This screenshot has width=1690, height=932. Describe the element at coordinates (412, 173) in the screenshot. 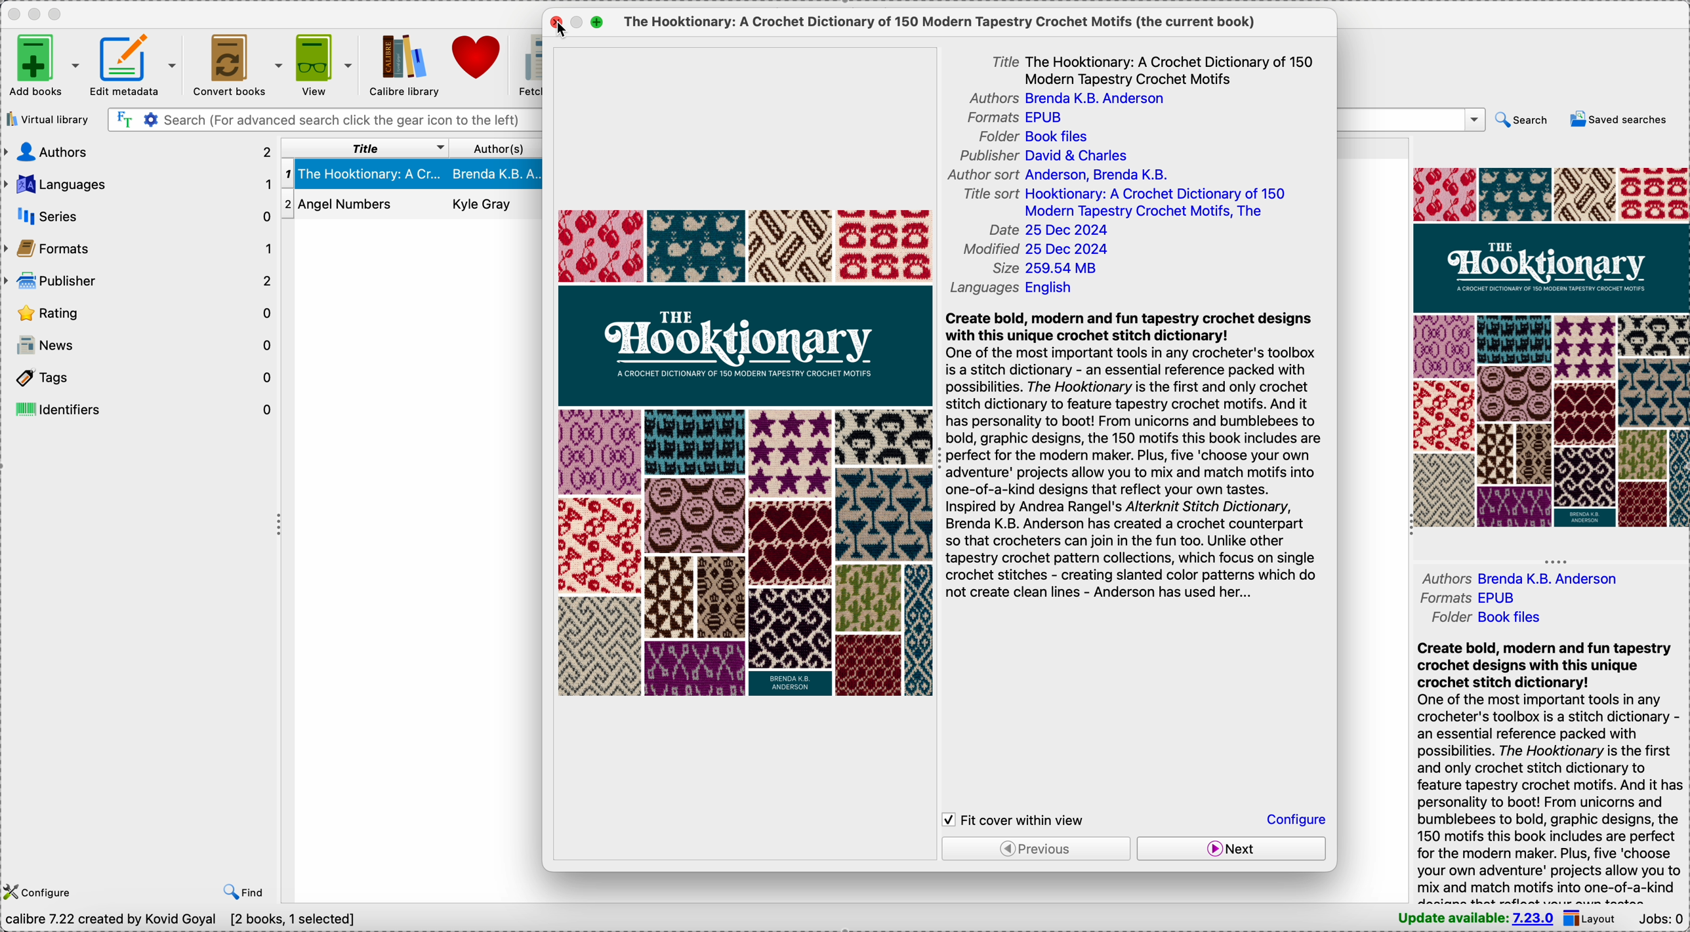

I see `The Hooktionary book` at that location.